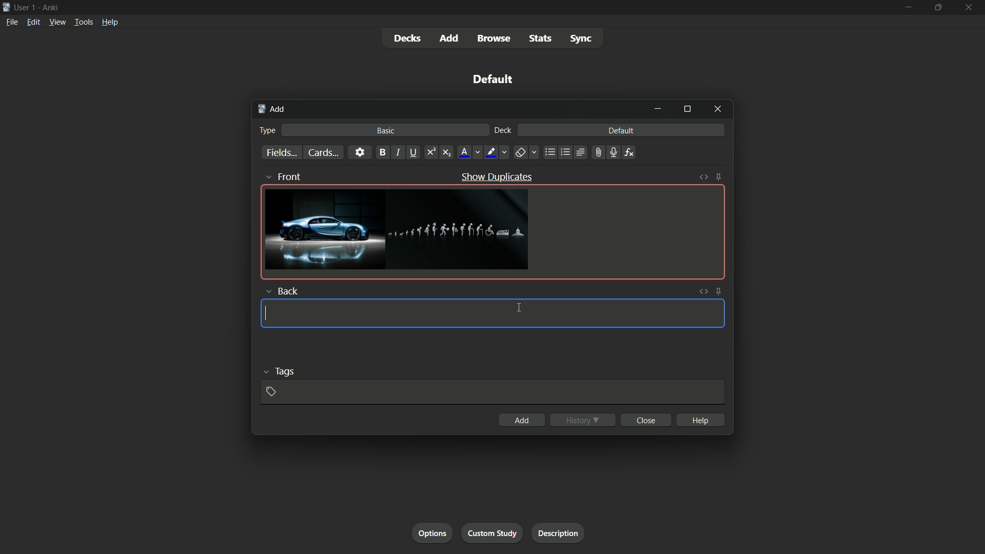 The height and width of the screenshot is (554, 985). I want to click on deck name, so click(495, 80).